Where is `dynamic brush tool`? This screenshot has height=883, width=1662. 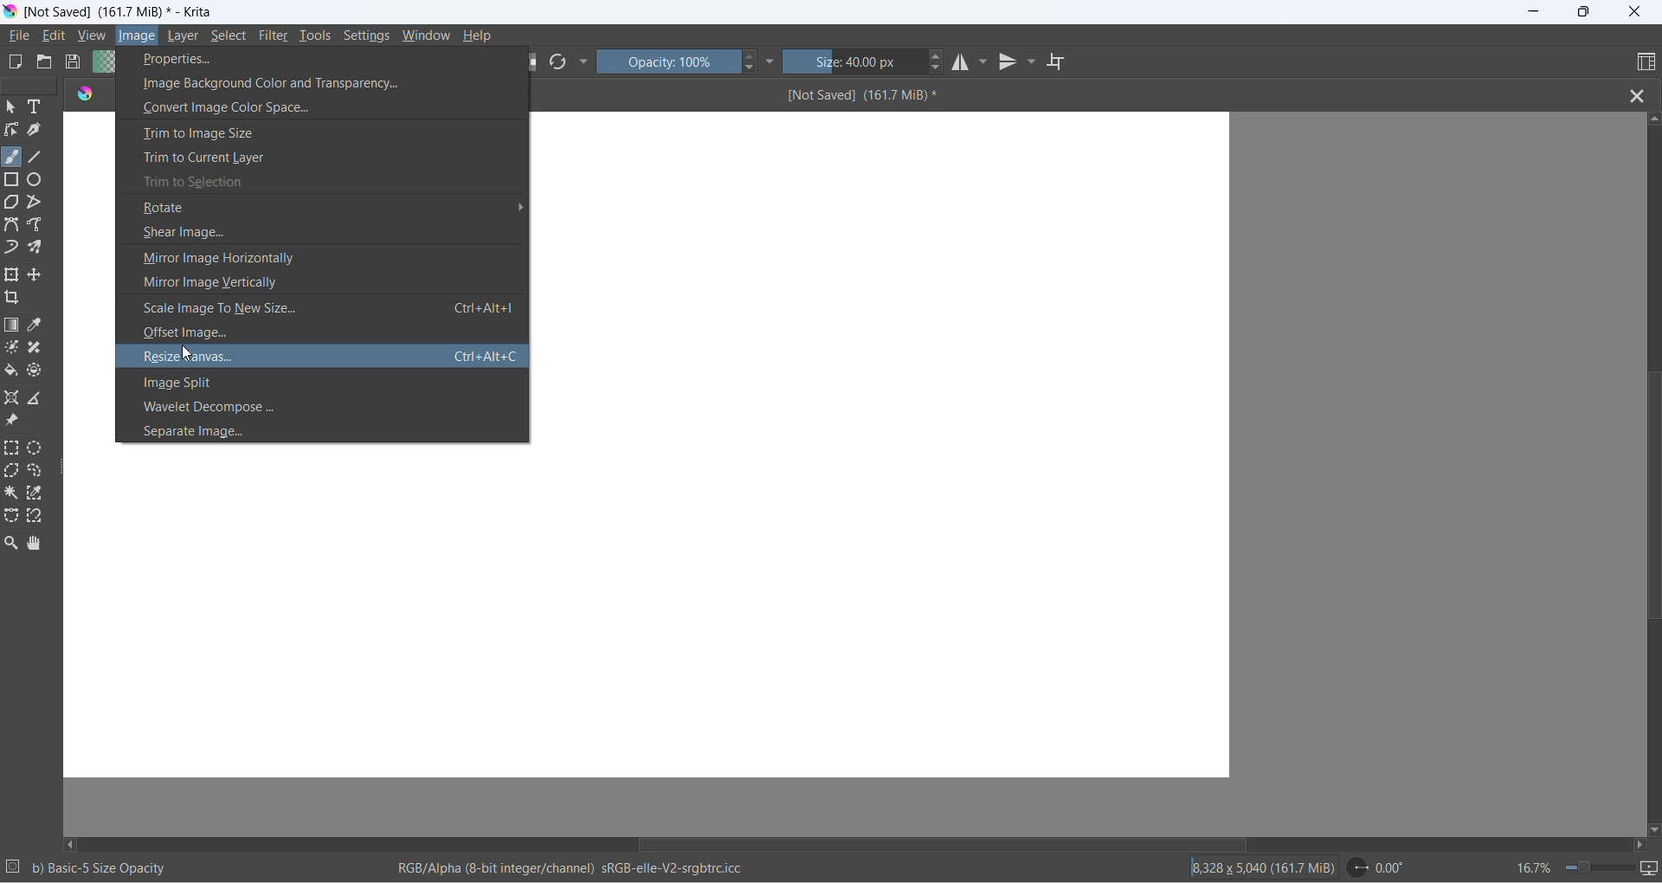 dynamic brush tool is located at coordinates (13, 248).